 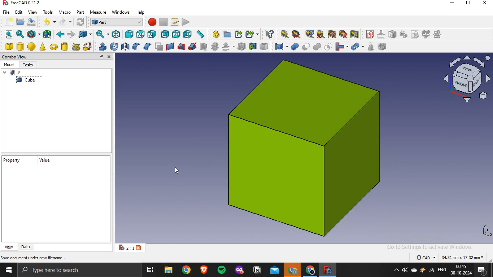 I want to click on time and date, so click(x=461, y=271).